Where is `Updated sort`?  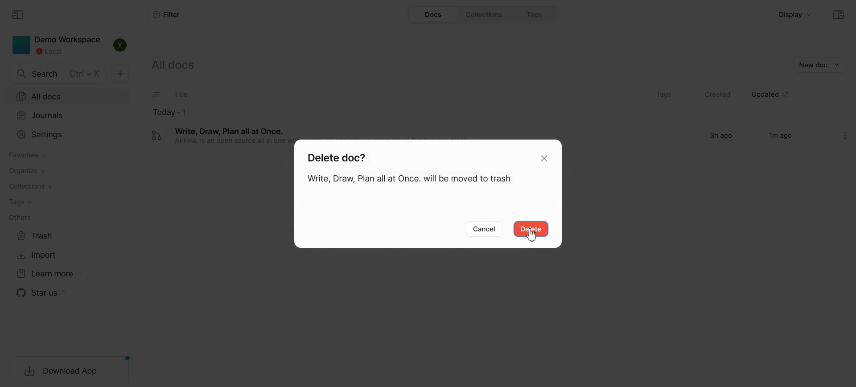 Updated sort is located at coordinates (771, 95).